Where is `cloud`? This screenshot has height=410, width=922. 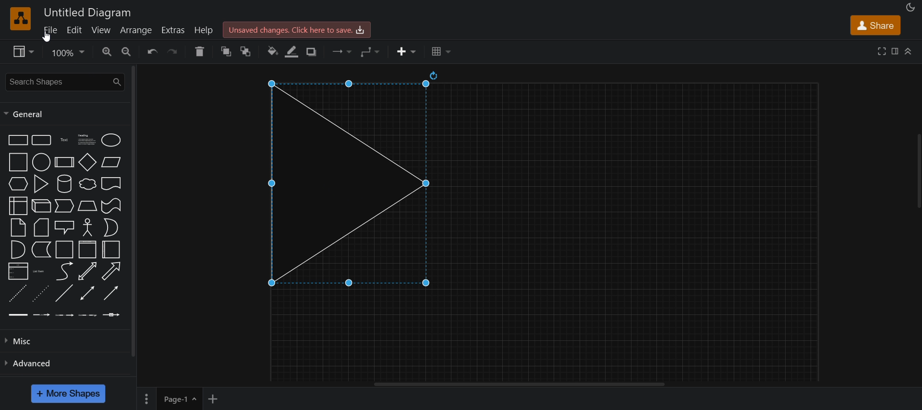
cloud is located at coordinates (87, 184).